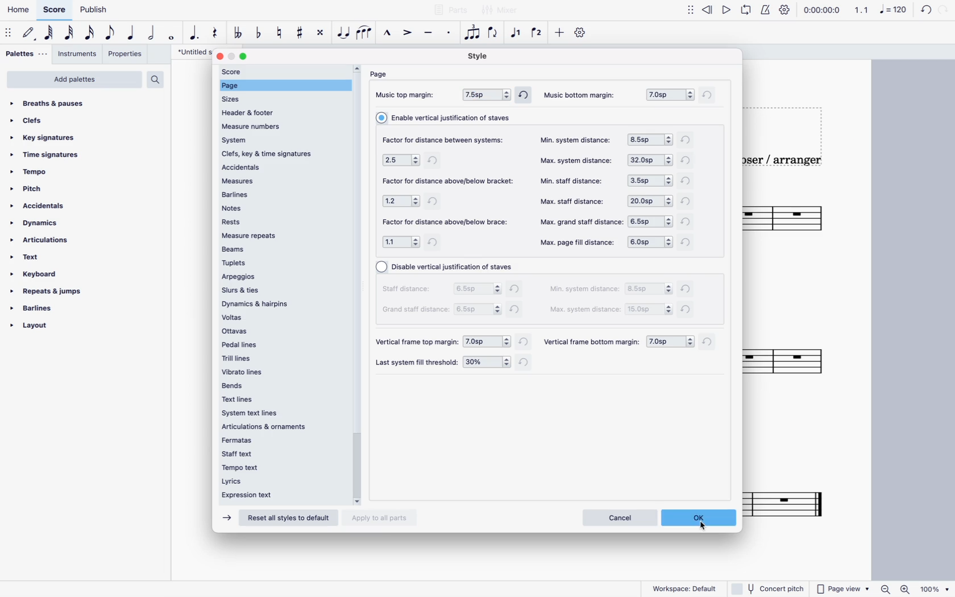  I want to click on options, so click(649, 243).